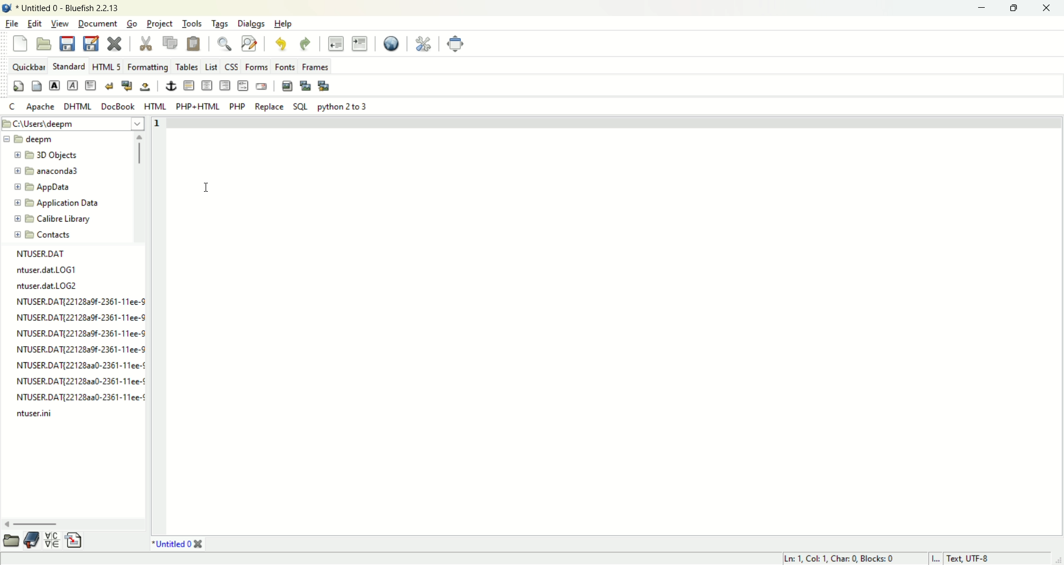 Image resolution: width=1064 pixels, height=565 pixels. Describe the element at coordinates (60, 24) in the screenshot. I see `view` at that location.